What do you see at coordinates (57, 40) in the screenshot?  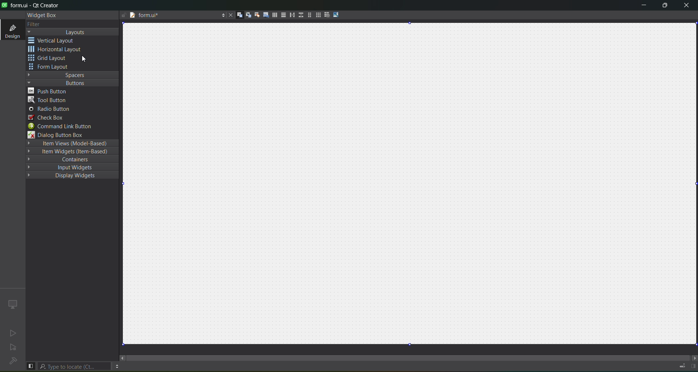 I see `vertical layout` at bounding box center [57, 40].